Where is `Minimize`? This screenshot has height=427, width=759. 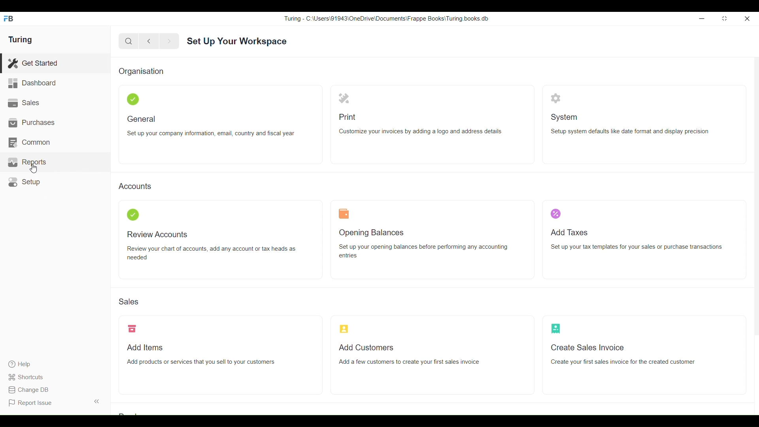 Minimize is located at coordinates (702, 19).